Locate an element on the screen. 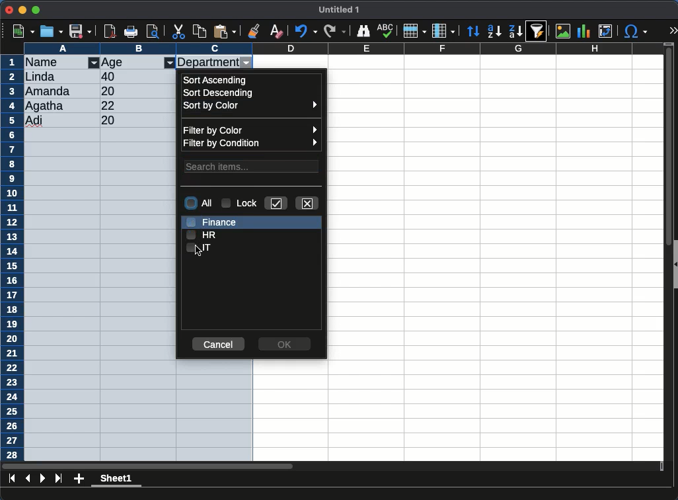 The height and width of the screenshot is (500, 678). filter is located at coordinates (170, 63).